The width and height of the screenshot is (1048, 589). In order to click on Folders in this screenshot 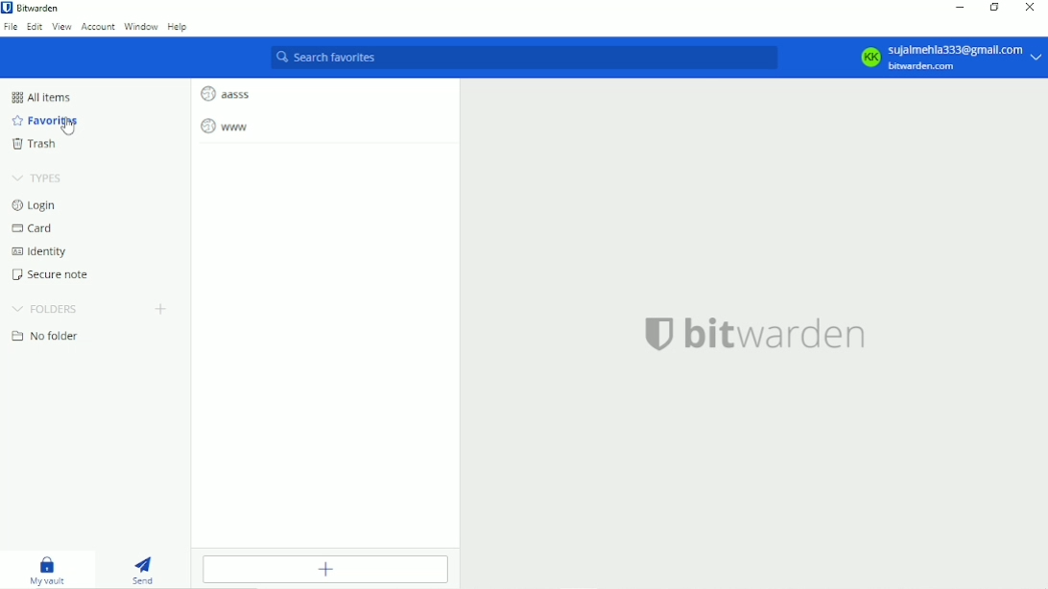, I will do `click(47, 307)`.